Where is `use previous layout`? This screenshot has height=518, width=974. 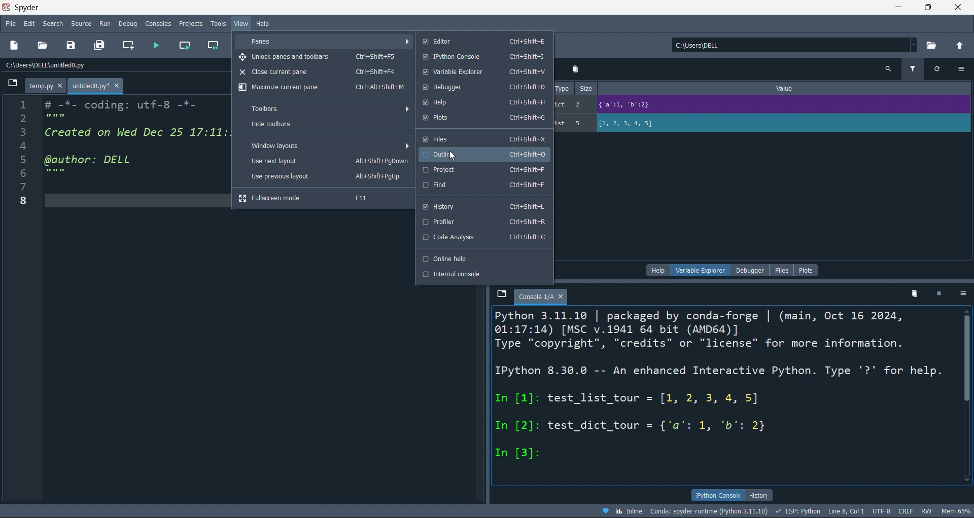 use previous layout is located at coordinates (321, 176).